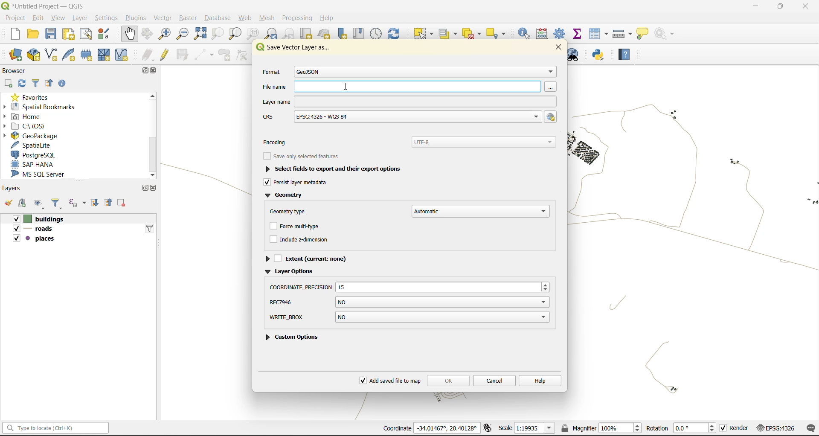 The width and height of the screenshot is (819, 436). Describe the element at coordinates (107, 17) in the screenshot. I see `settings` at that location.